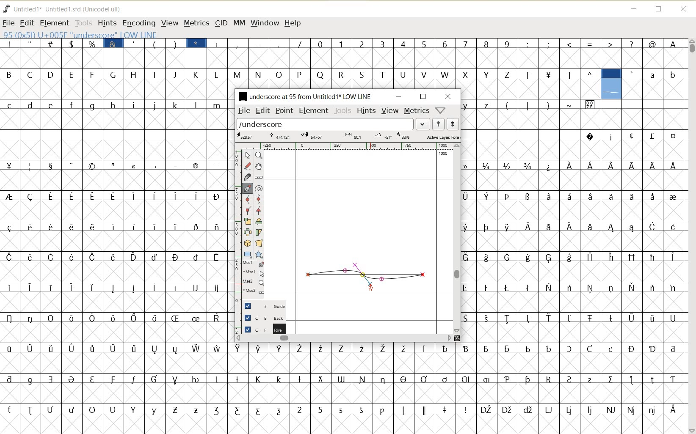 Image resolution: width=696 pixels, height=434 pixels. Describe the element at coordinates (8, 23) in the screenshot. I see `FILE` at that location.